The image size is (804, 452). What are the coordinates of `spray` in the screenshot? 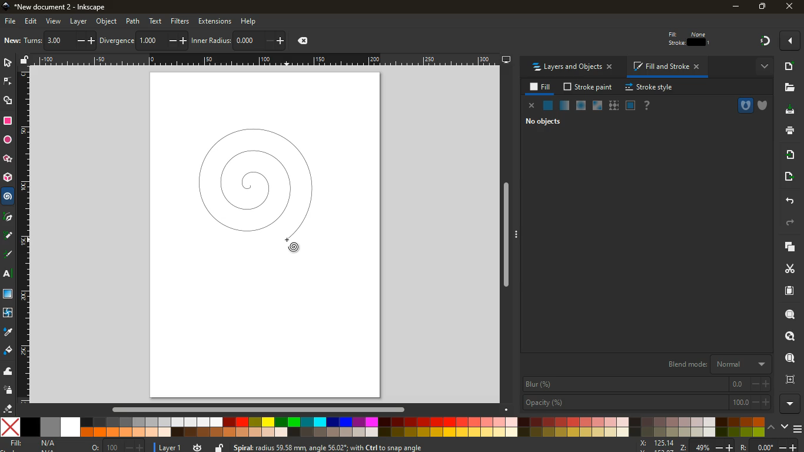 It's located at (8, 391).